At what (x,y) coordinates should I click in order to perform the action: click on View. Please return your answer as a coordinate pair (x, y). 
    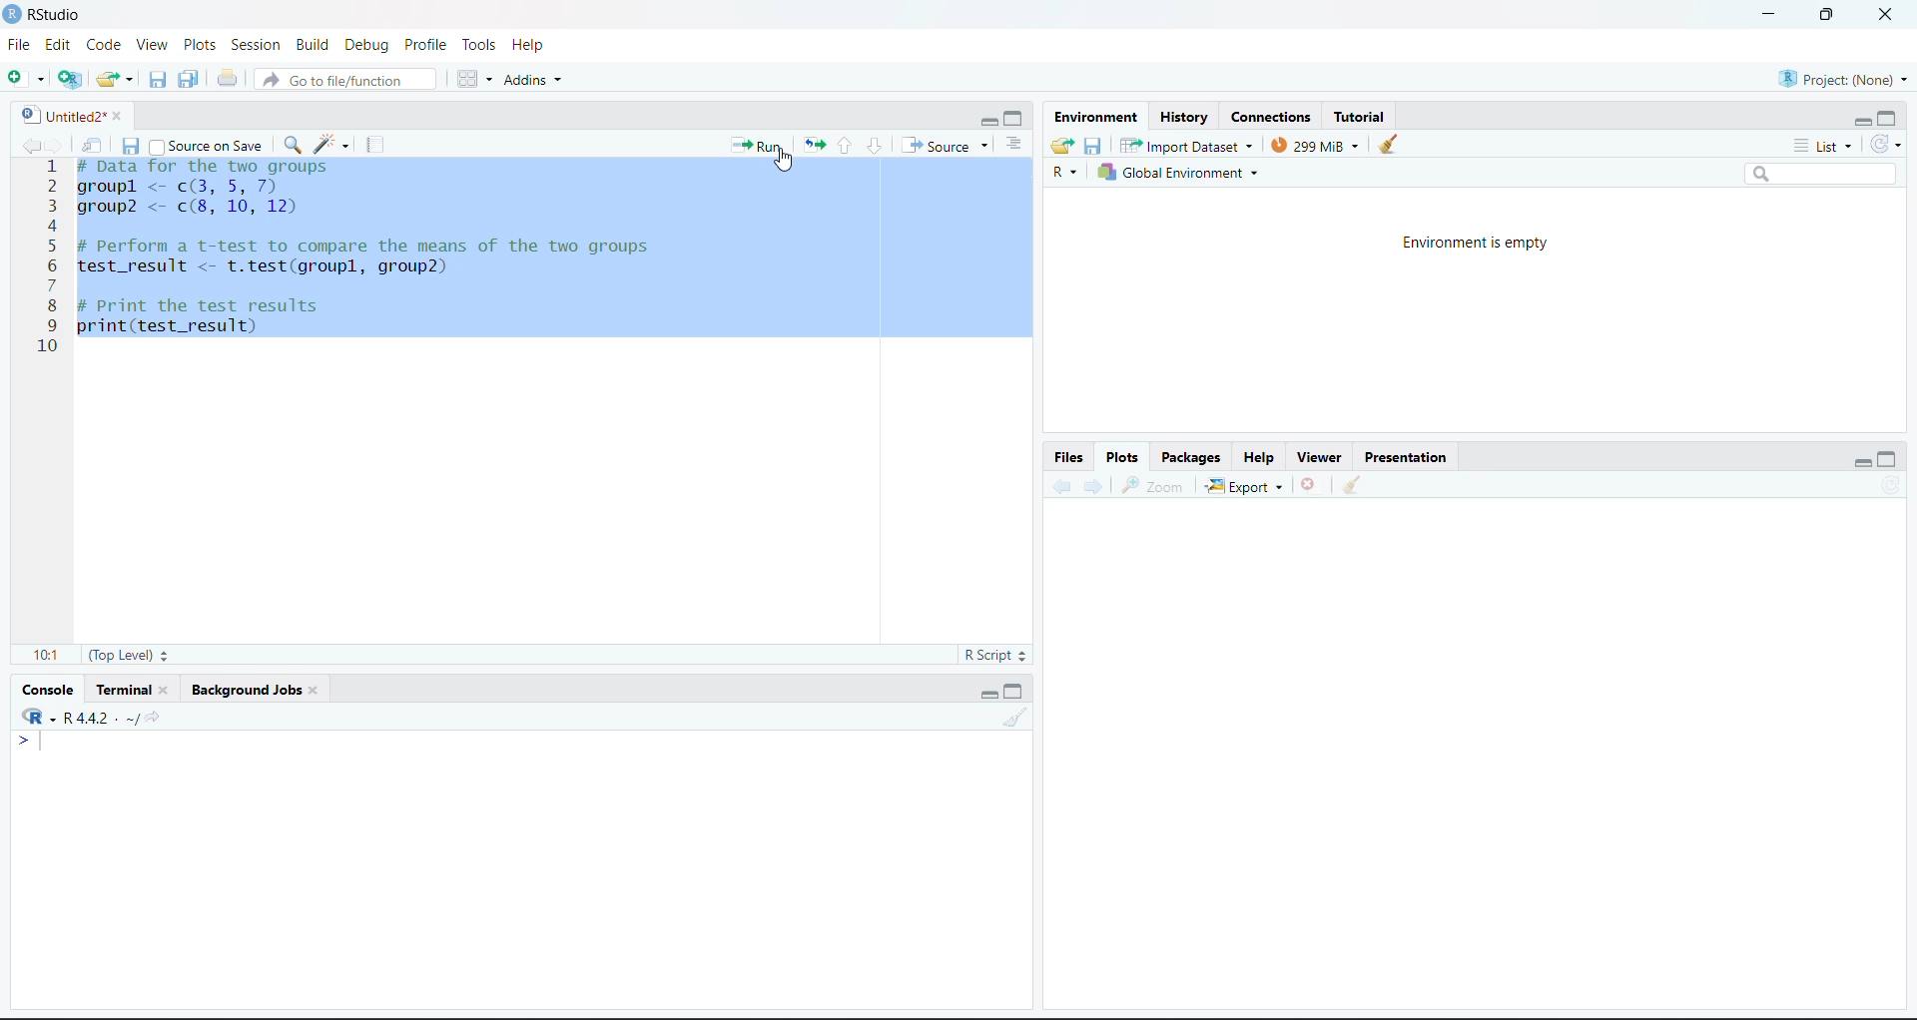
    Looking at the image, I should click on (152, 43).